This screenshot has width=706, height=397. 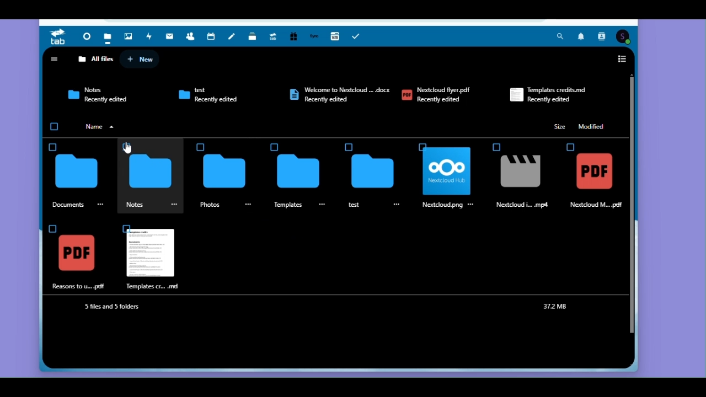 What do you see at coordinates (625, 36) in the screenshot?
I see `Account icon` at bounding box center [625, 36].